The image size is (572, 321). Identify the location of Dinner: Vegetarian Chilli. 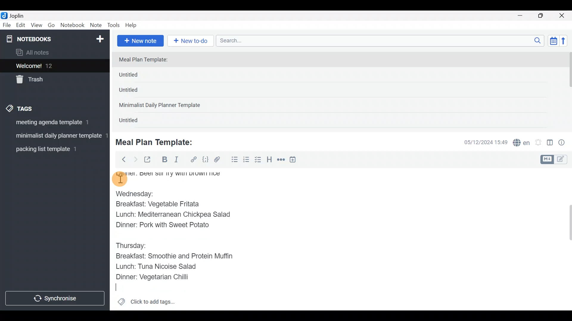
(158, 276).